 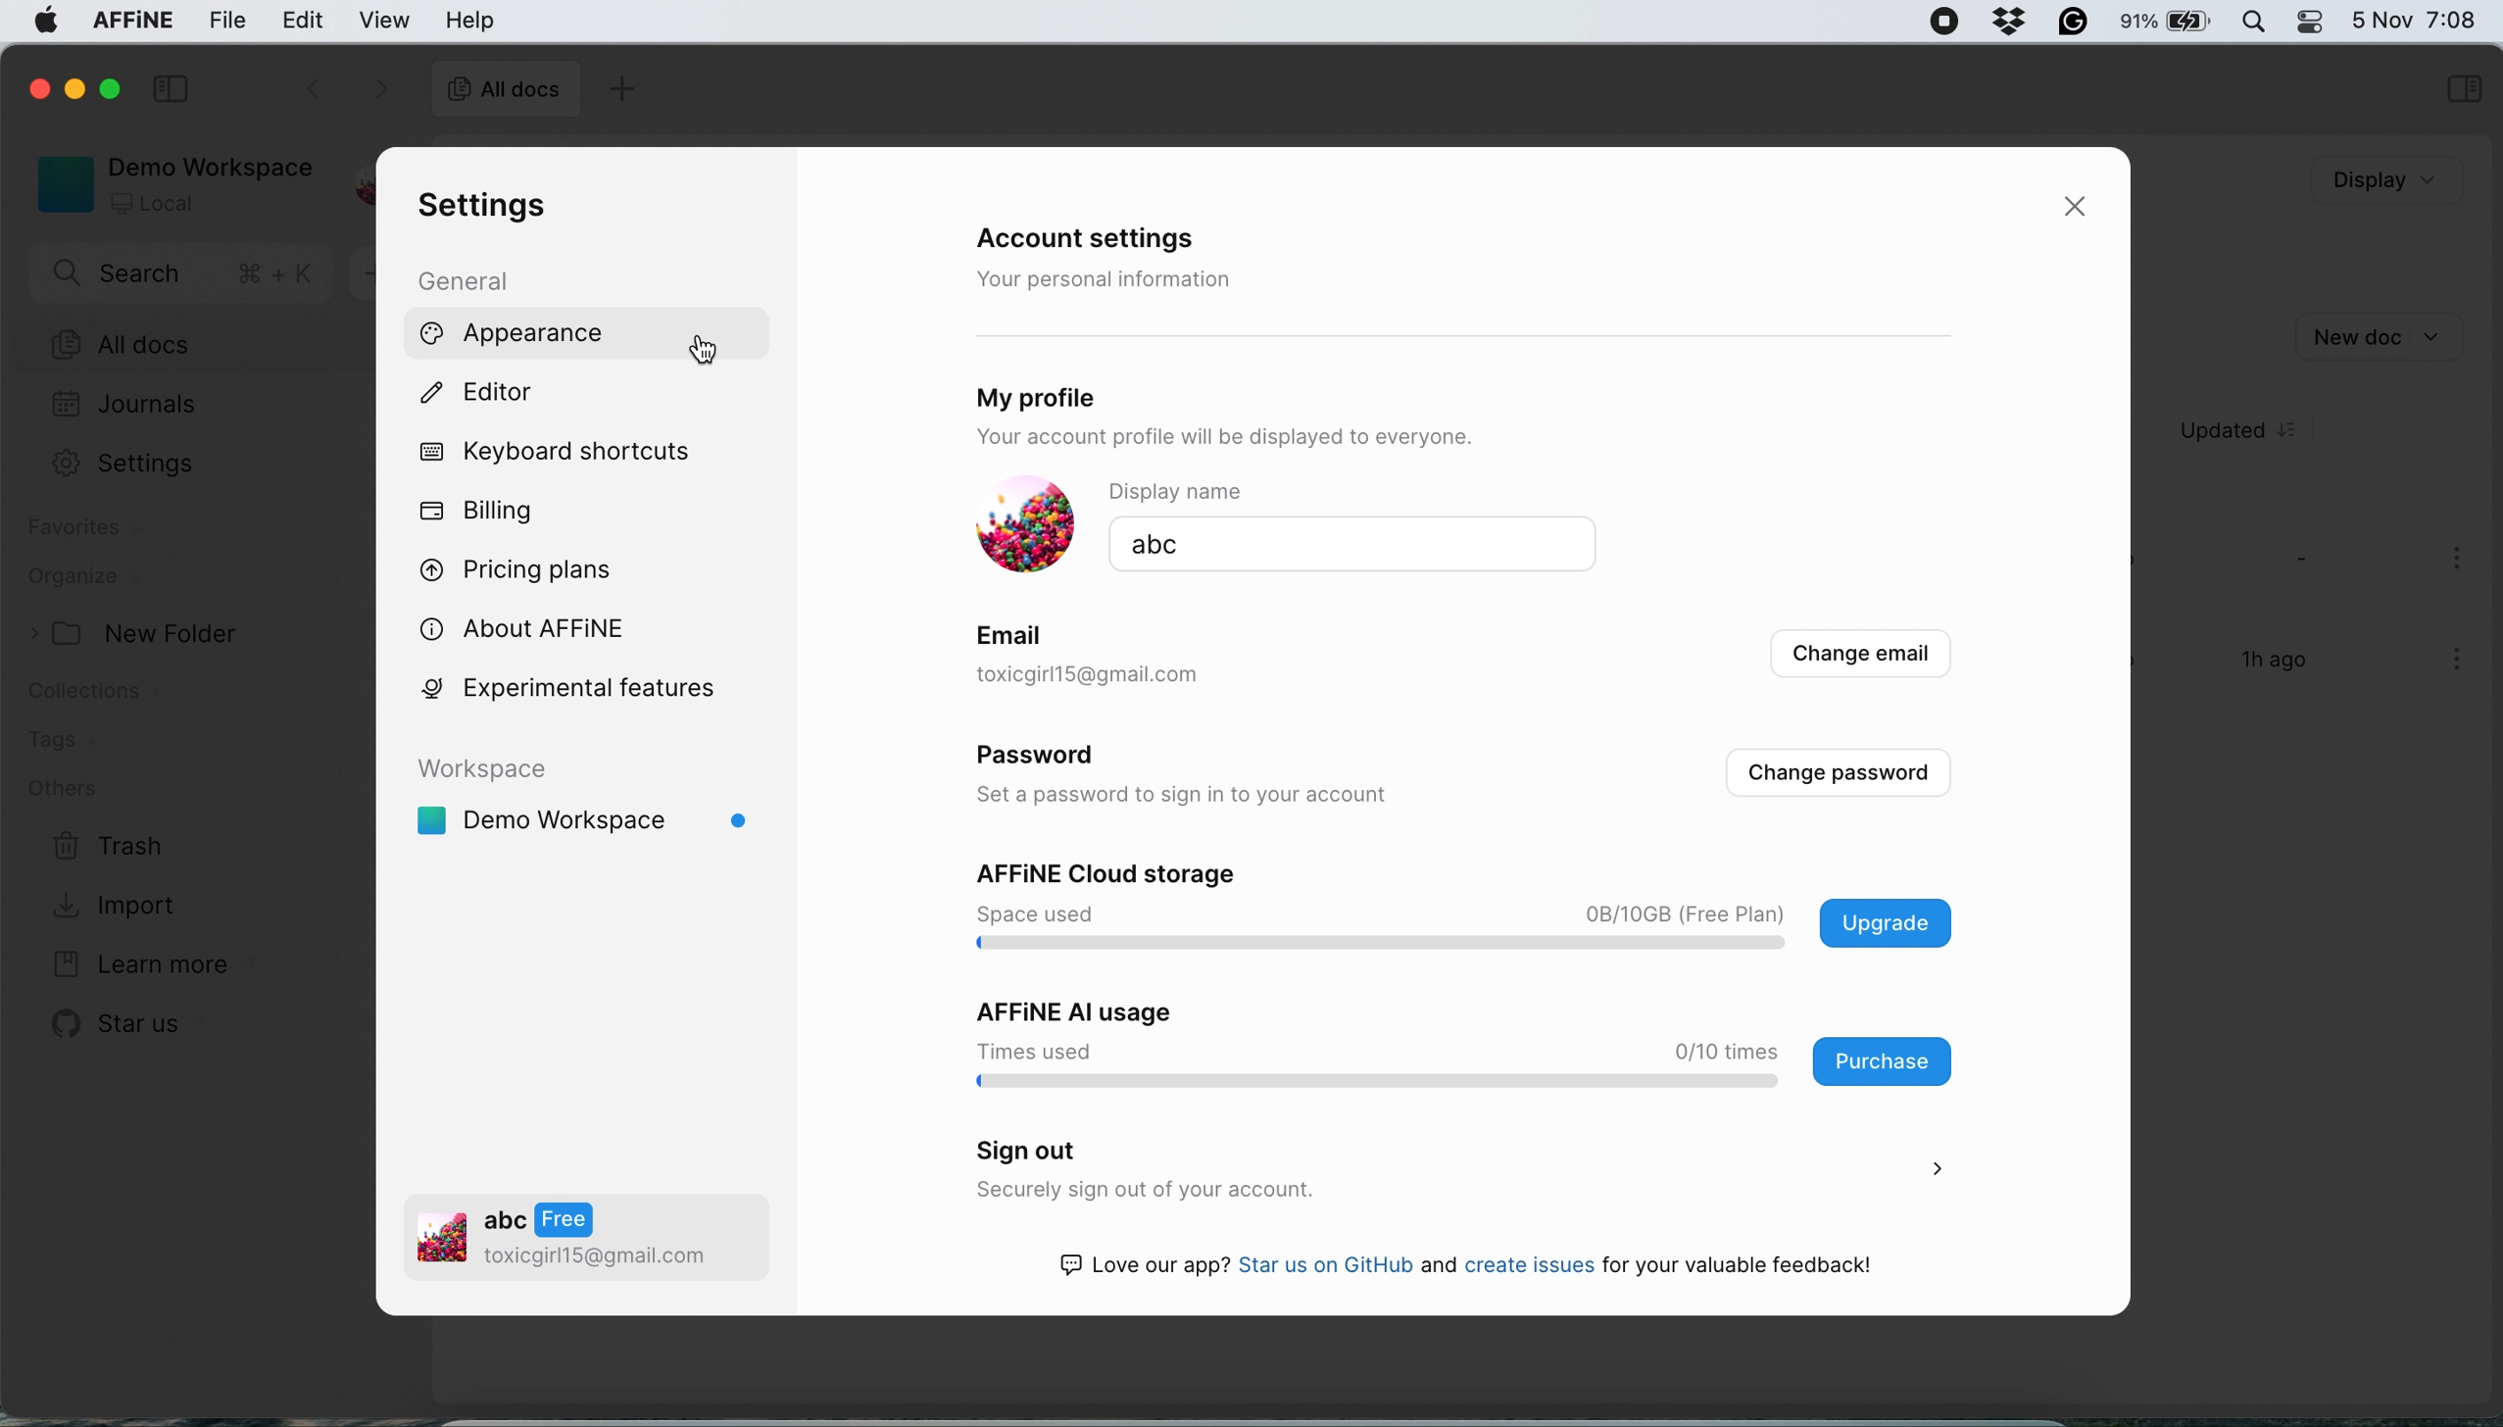 What do you see at coordinates (1725, 1050) in the screenshot?
I see `0/10 times` at bounding box center [1725, 1050].